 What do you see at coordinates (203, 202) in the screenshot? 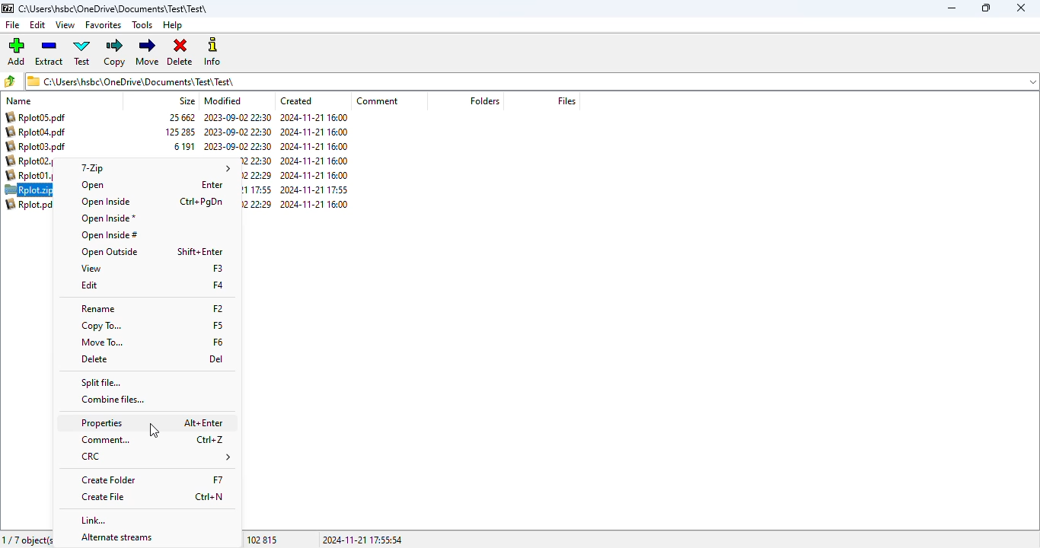
I see `Ctrl+PgDn` at bounding box center [203, 202].